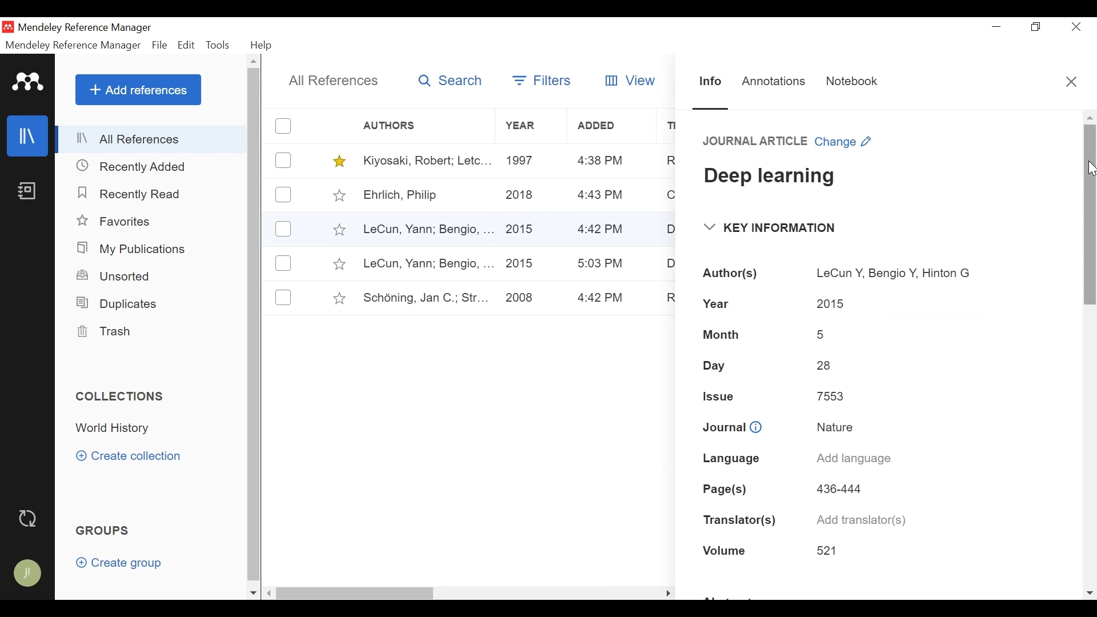 Image resolution: width=1097 pixels, height=617 pixels. What do you see at coordinates (29, 574) in the screenshot?
I see `Avatar` at bounding box center [29, 574].